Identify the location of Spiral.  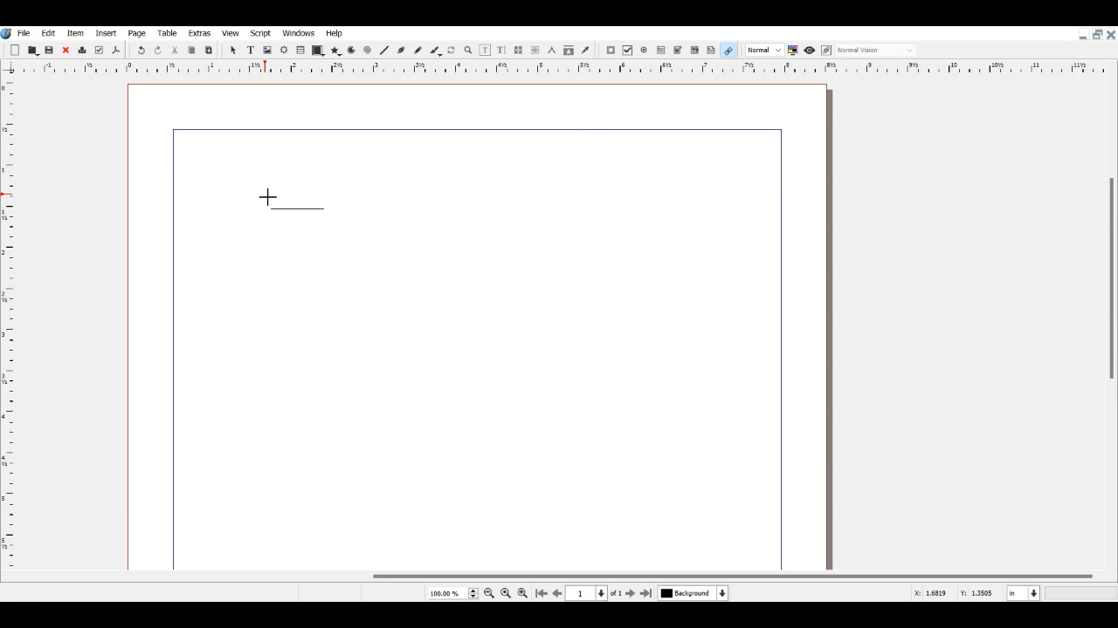
(367, 51).